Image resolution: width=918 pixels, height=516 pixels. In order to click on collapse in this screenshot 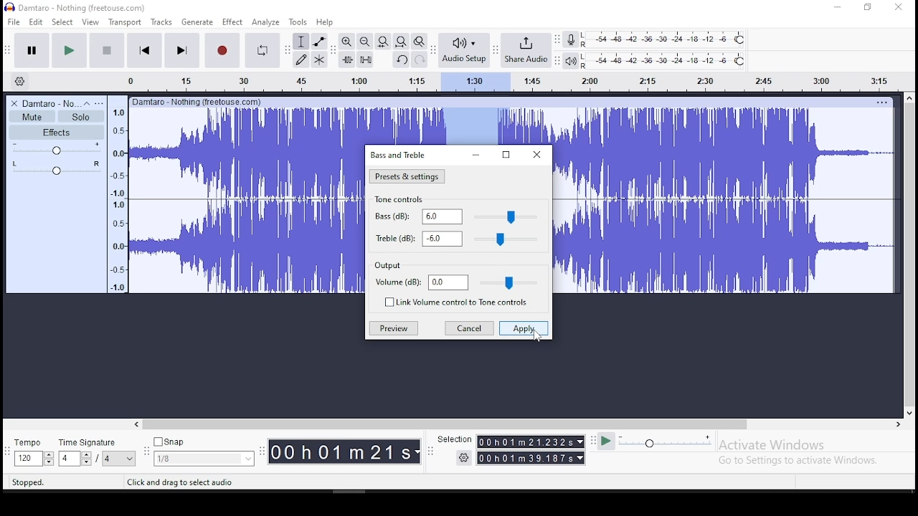, I will do `click(86, 103)`.